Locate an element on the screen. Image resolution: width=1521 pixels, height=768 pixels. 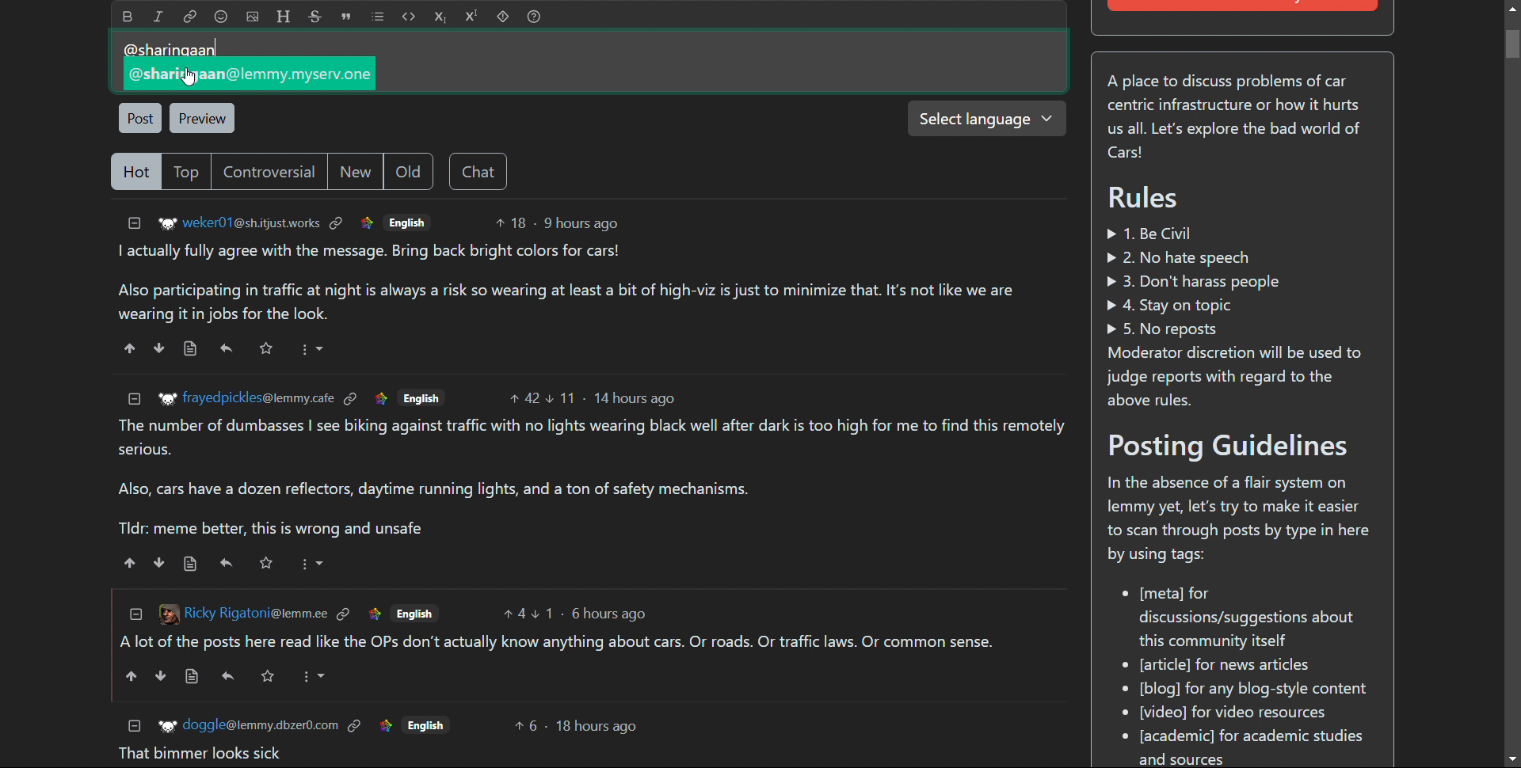
old is located at coordinates (407, 171).